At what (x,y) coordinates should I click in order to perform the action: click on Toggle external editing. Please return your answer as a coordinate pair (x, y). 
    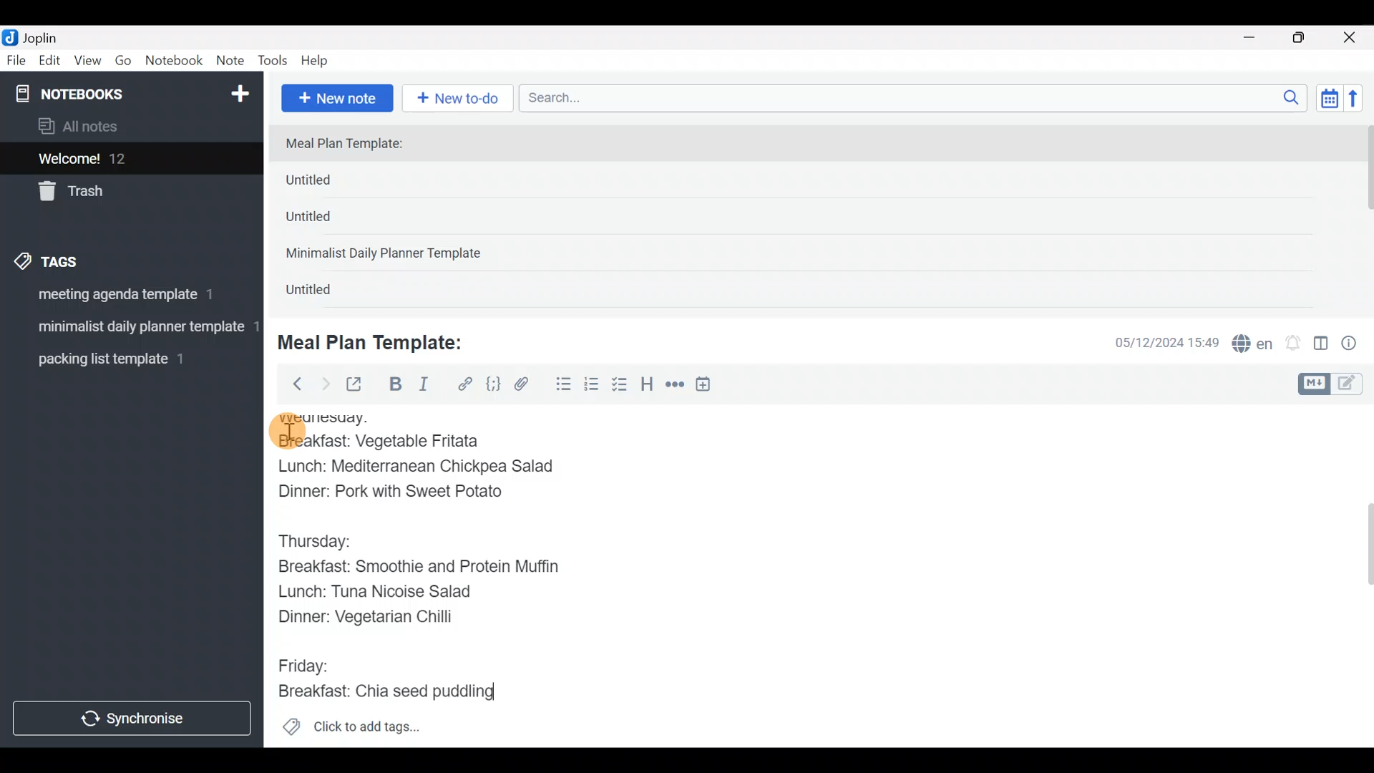
    Looking at the image, I should click on (359, 385).